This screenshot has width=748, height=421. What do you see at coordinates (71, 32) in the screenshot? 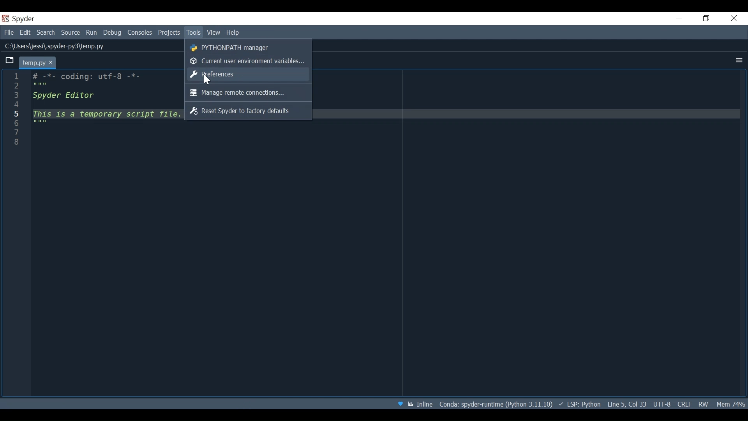
I see `Source` at bounding box center [71, 32].